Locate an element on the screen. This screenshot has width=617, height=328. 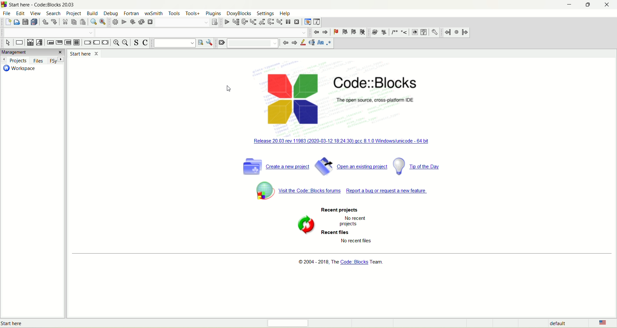
blank space is located at coordinates (47, 31).